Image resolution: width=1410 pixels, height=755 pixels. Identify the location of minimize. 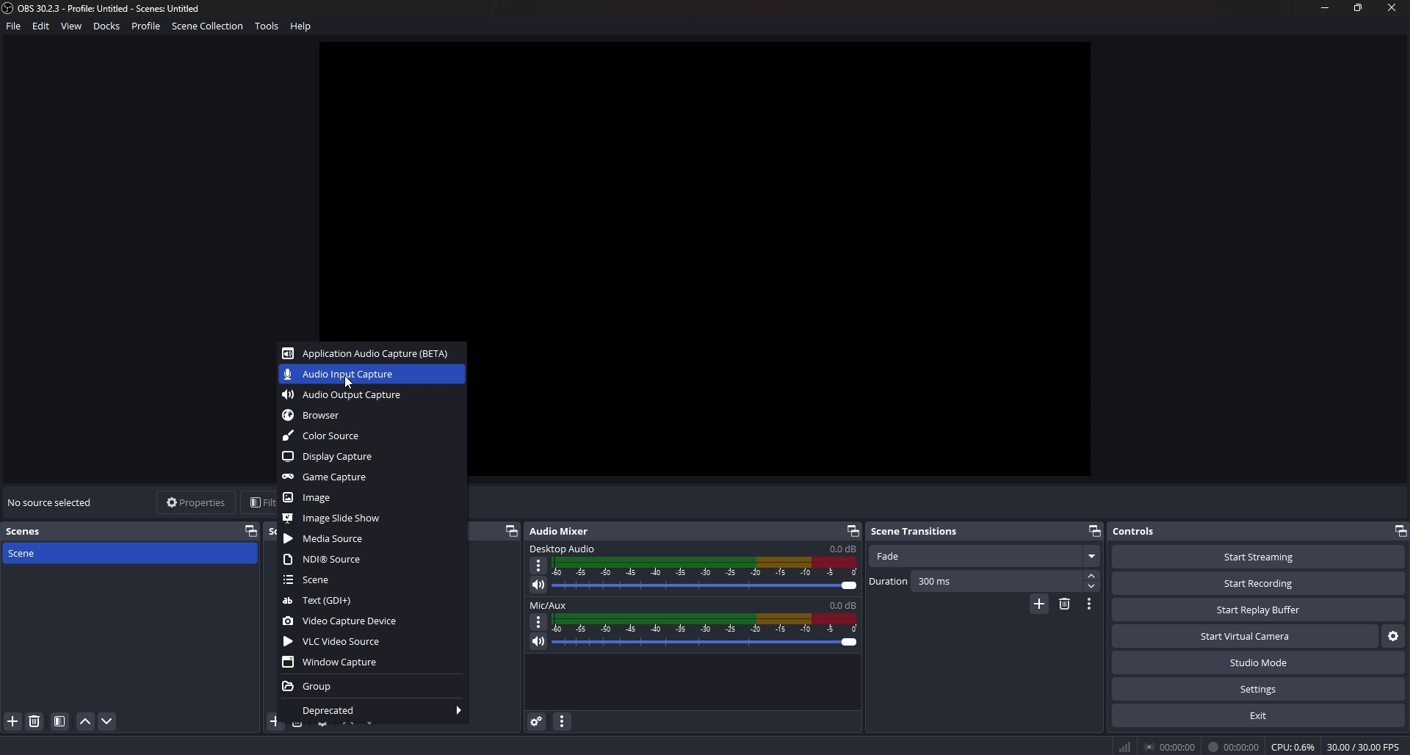
(1325, 8).